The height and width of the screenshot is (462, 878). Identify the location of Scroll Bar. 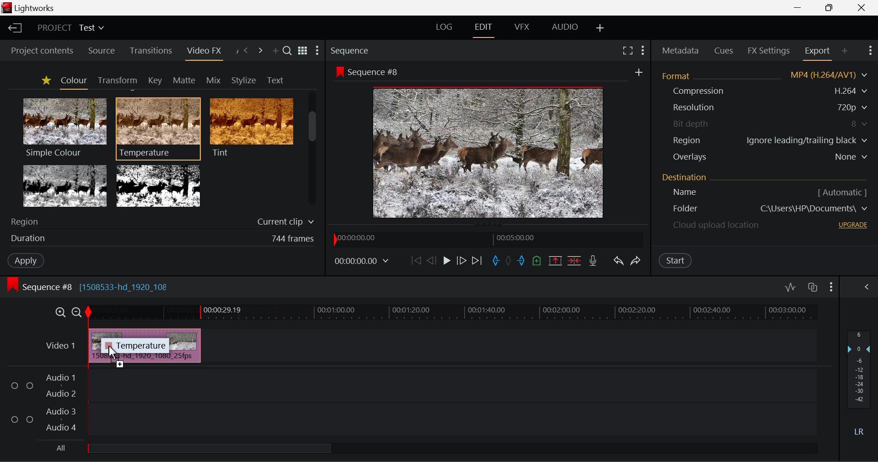
(313, 150).